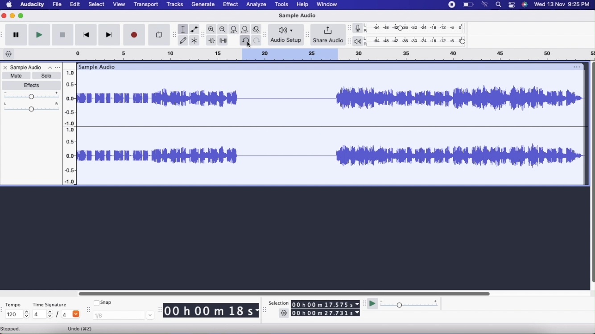  Describe the element at coordinates (329, 55) in the screenshot. I see `Click and drag to define a looping region` at that location.